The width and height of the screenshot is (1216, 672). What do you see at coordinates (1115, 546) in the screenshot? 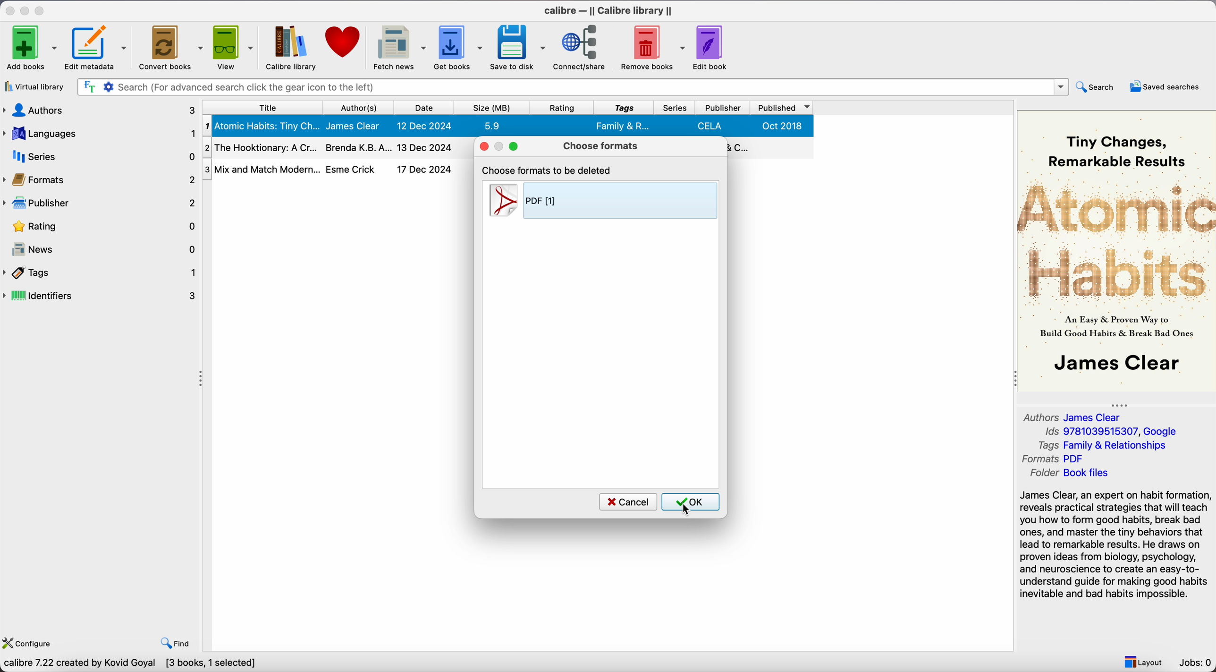
I see `synopsis` at bounding box center [1115, 546].